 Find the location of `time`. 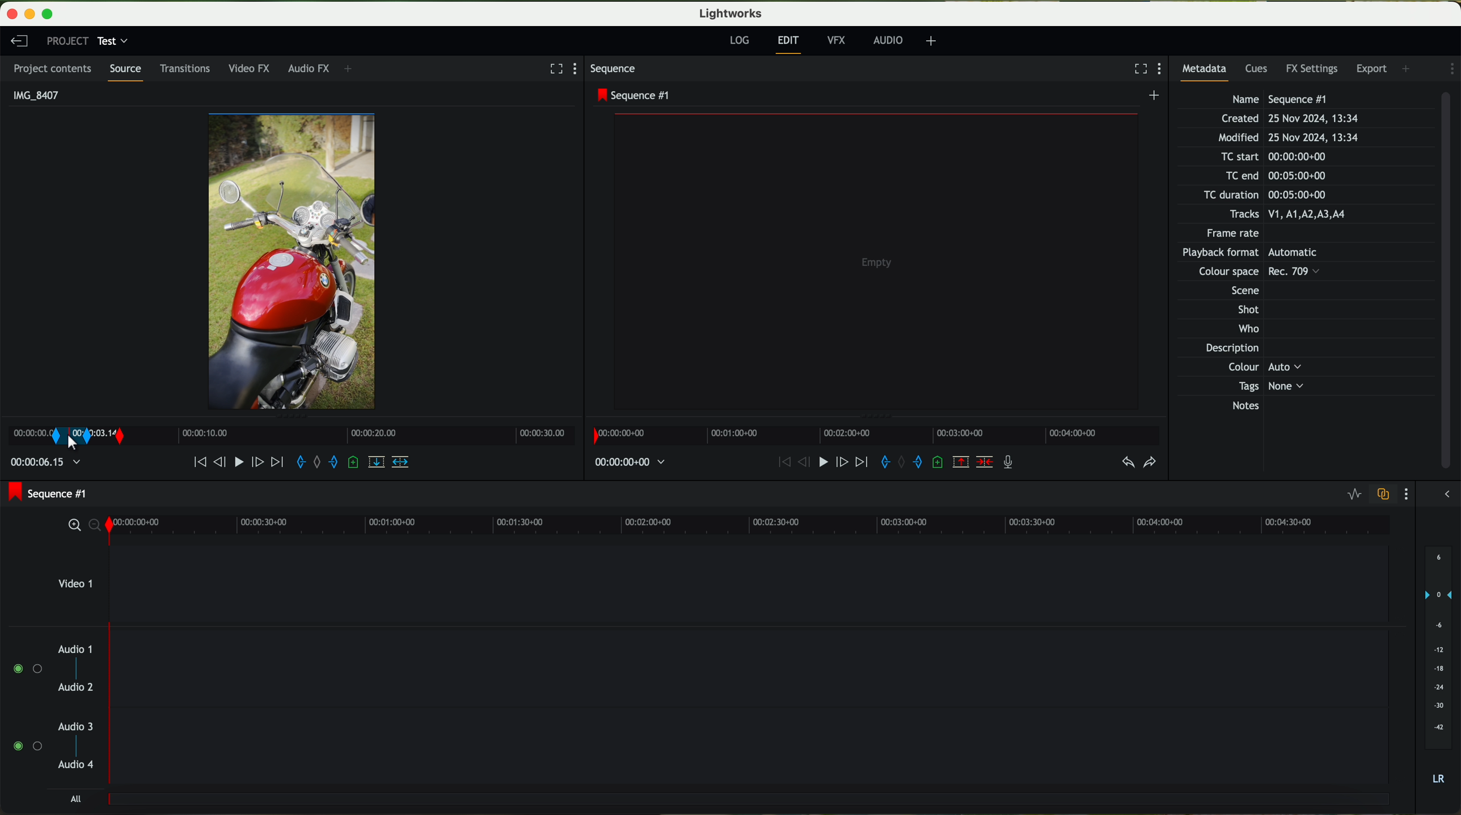

time is located at coordinates (48, 464).